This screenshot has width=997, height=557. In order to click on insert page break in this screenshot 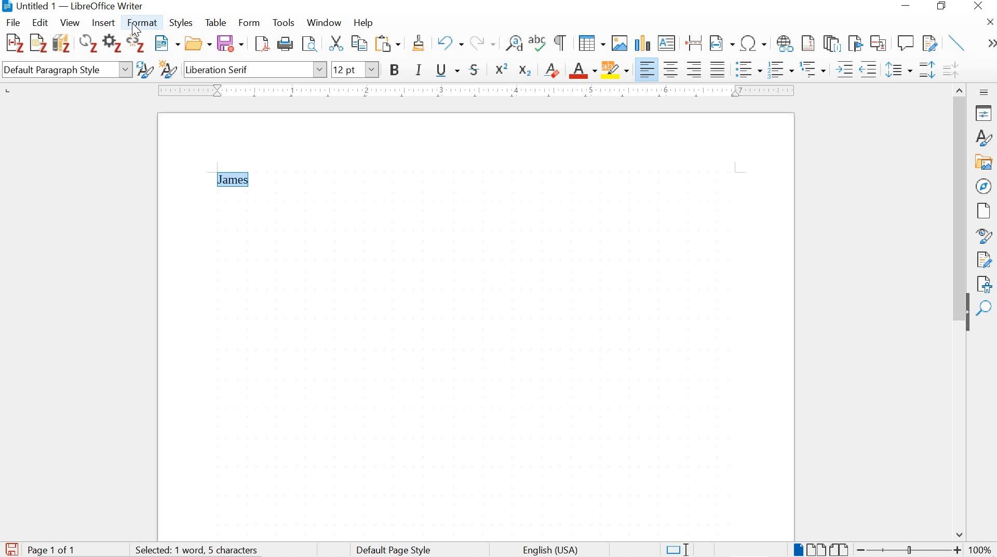, I will do `click(694, 42)`.